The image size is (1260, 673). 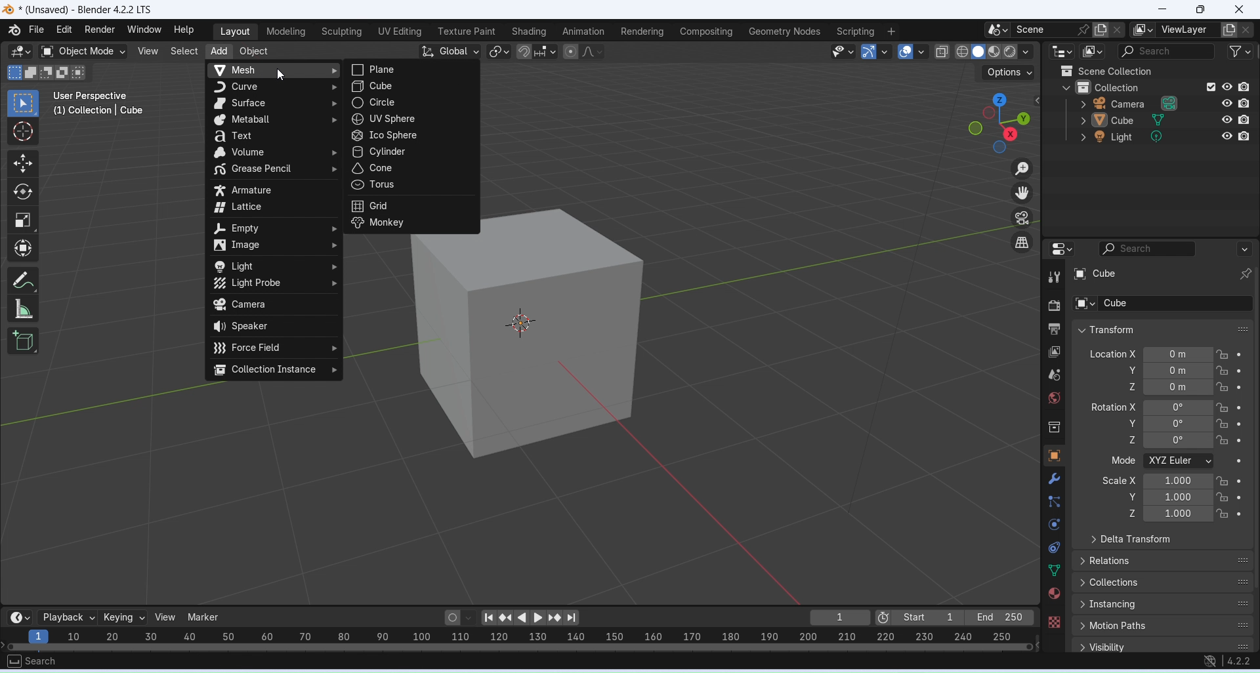 I want to click on search, so click(x=34, y=661).